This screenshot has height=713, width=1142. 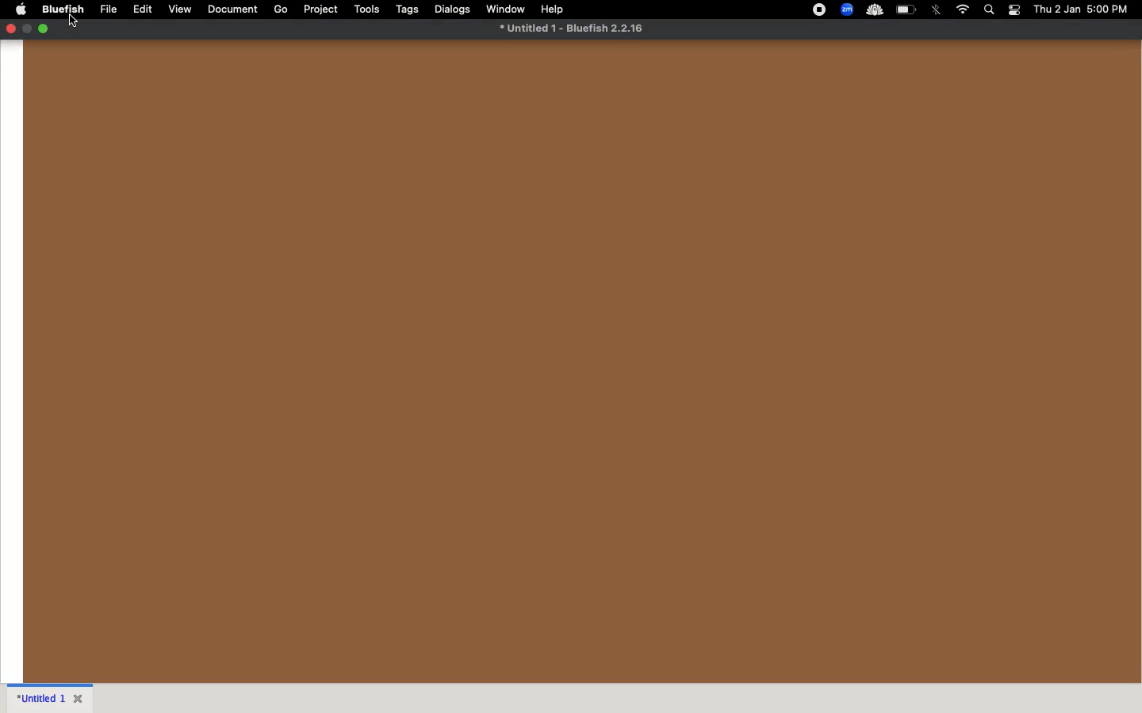 I want to click on edit, so click(x=144, y=10).